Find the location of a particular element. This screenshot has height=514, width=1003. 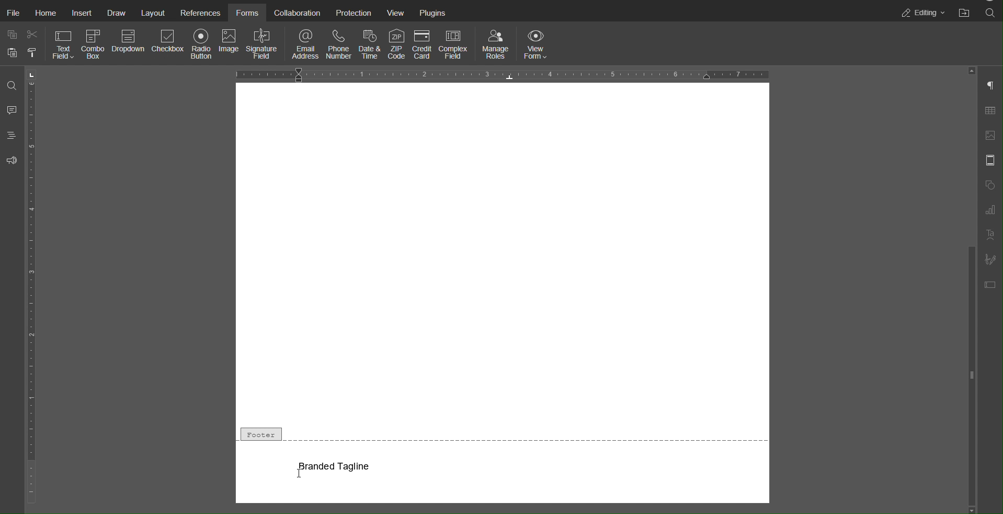

Manage Roles is located at coordinates (496, 44).